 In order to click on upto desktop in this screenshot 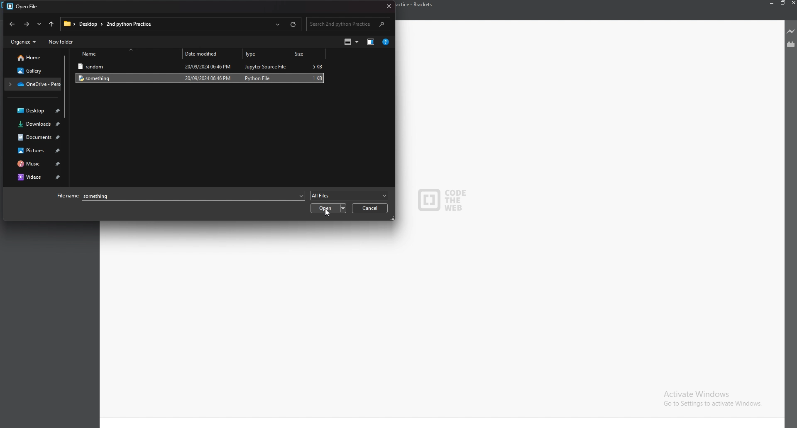, I will do `click(51, 24)`.